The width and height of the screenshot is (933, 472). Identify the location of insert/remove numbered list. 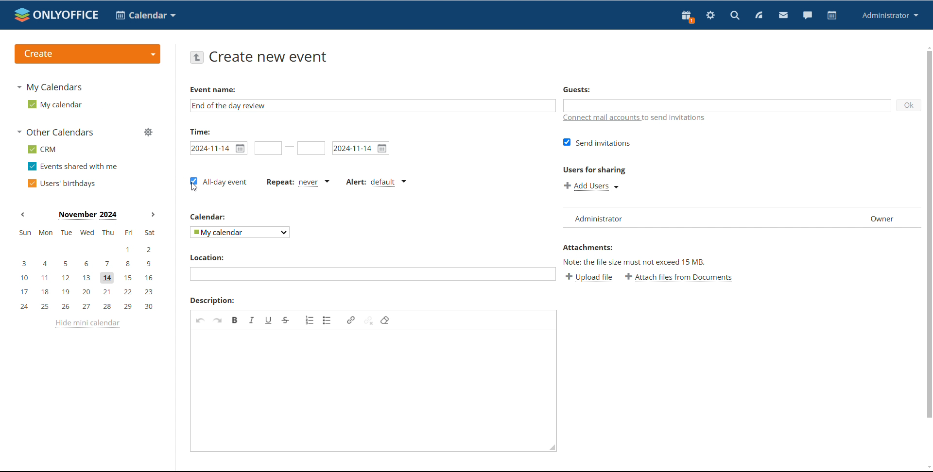
(310, 320).